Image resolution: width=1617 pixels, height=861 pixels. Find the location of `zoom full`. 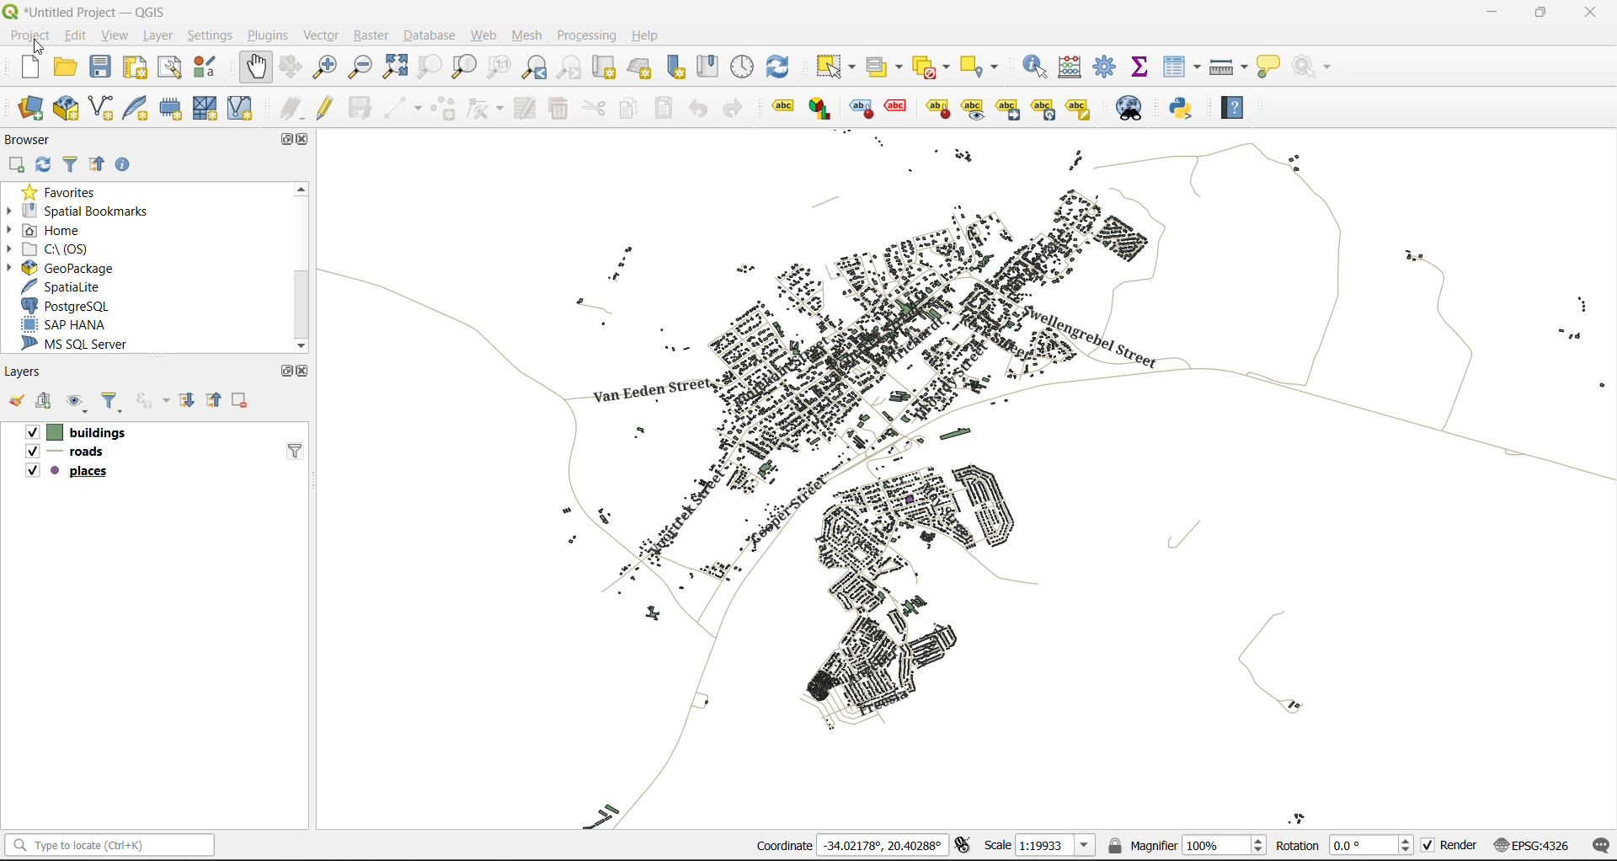

zoom full is located at coordinates (393, 67).